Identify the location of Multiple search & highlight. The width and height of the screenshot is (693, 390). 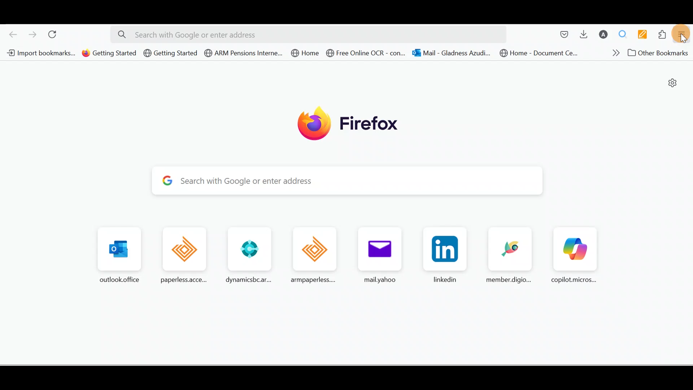
(623, 34).